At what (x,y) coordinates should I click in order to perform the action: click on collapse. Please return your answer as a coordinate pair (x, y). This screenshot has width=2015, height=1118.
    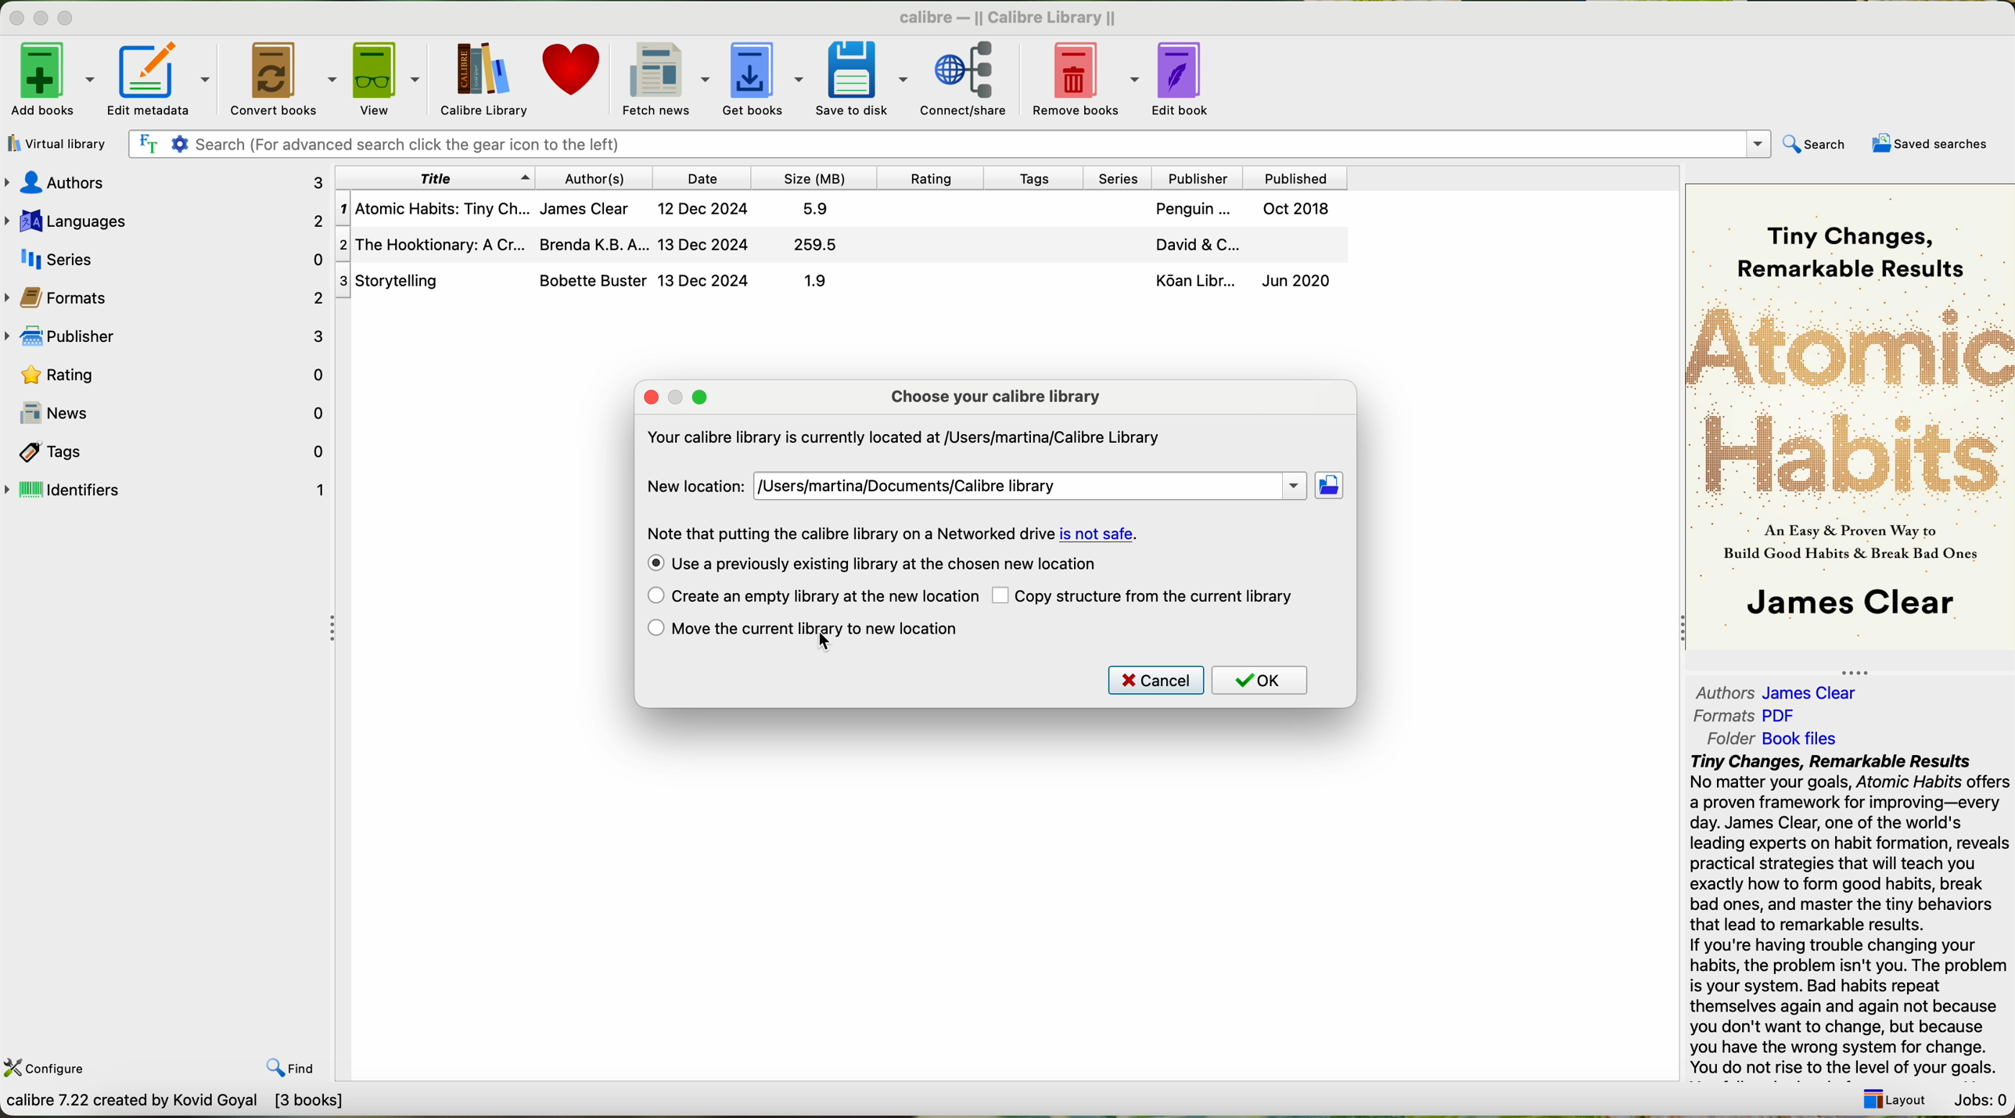
    Looking at the image, I should click on (1863, 668).